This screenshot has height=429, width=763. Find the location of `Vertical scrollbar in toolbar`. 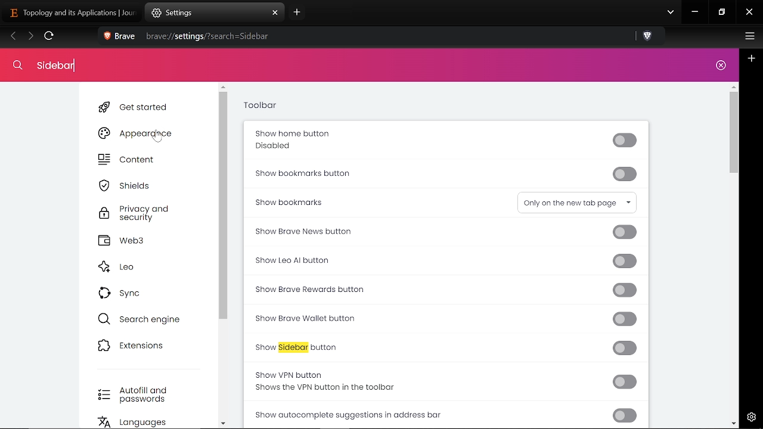

Vertical scrollbar in toolbar is located at coordinates (733, 133).